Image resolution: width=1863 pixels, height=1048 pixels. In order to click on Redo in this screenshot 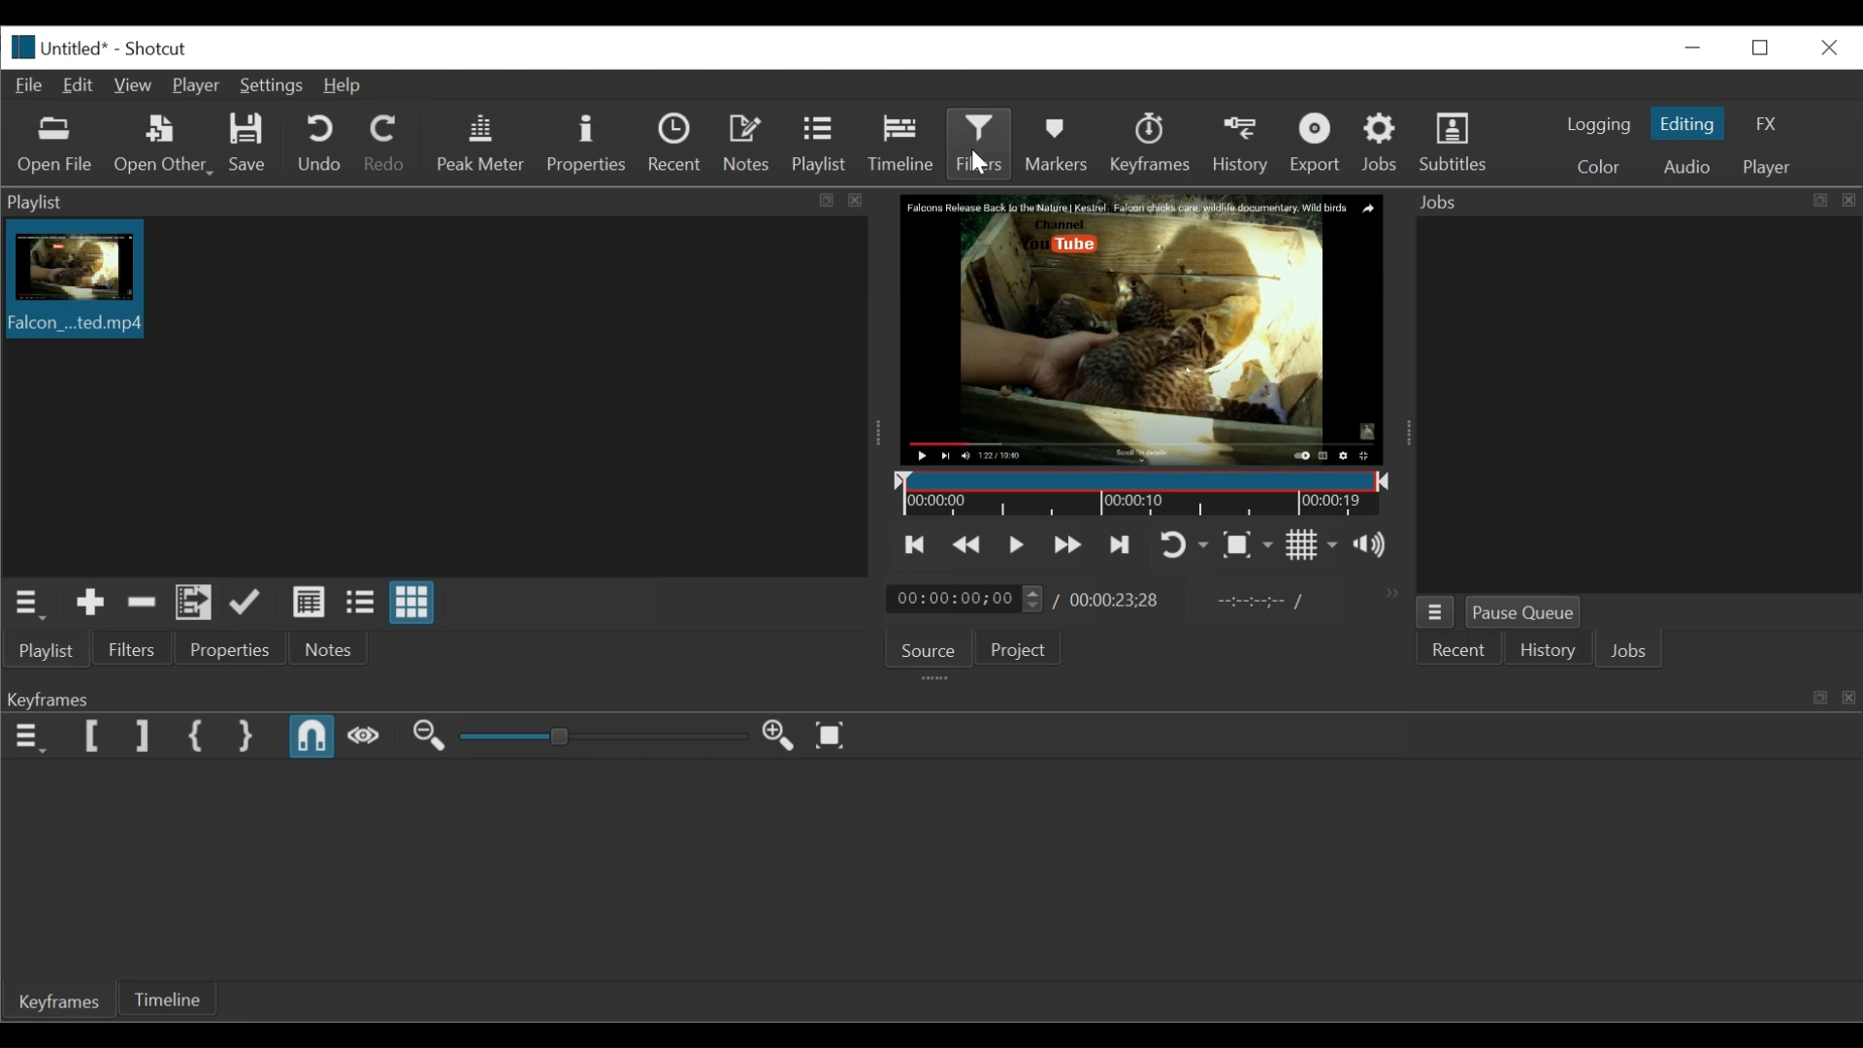, I will do `click(389, 145)`.